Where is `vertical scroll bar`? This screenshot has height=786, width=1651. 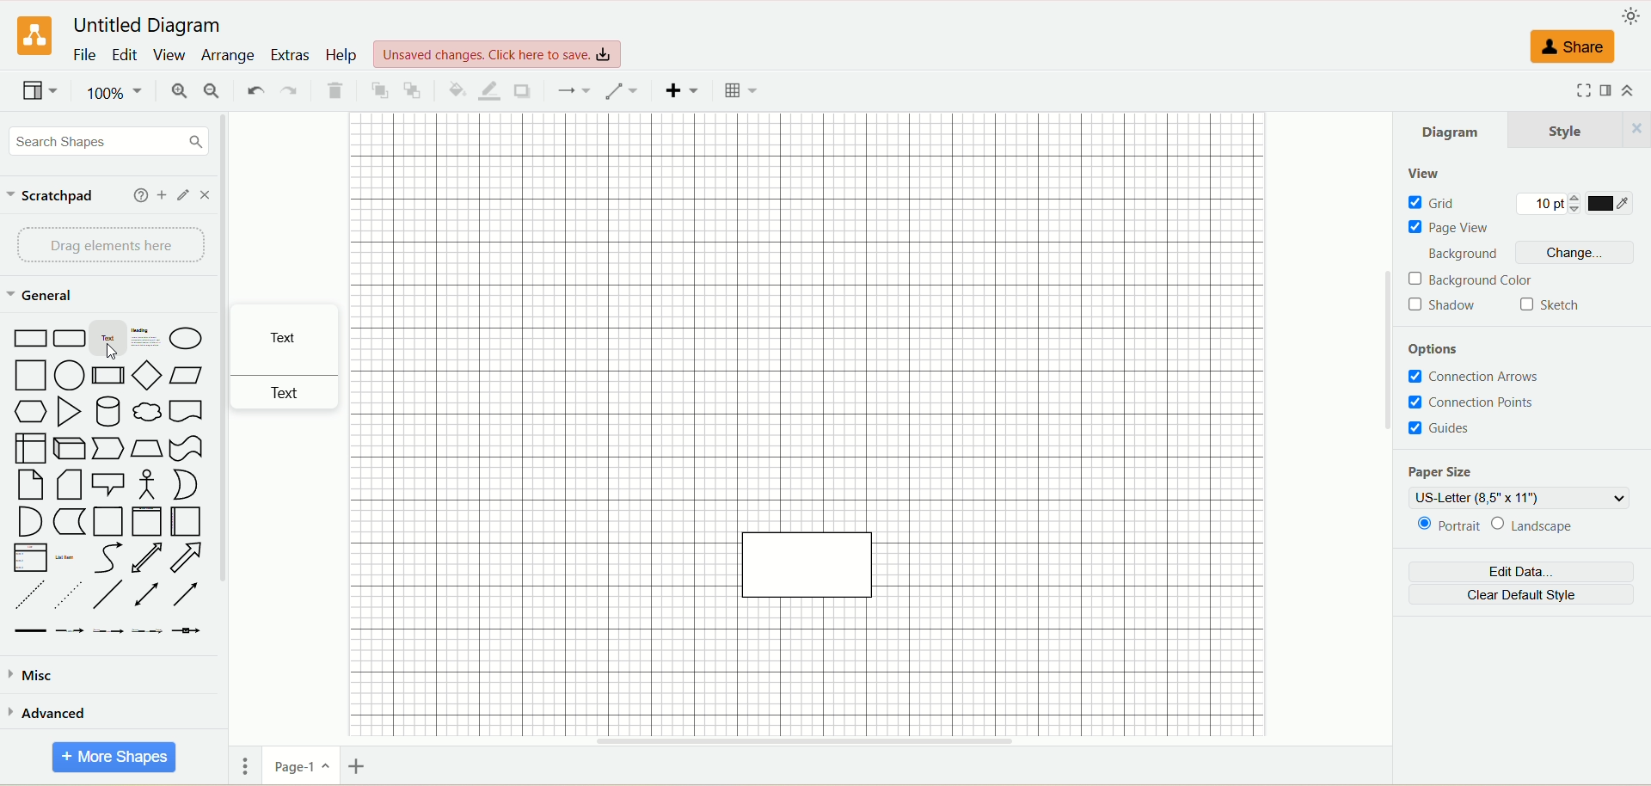
vertical scroll bar is located at coordinates (230, 420).